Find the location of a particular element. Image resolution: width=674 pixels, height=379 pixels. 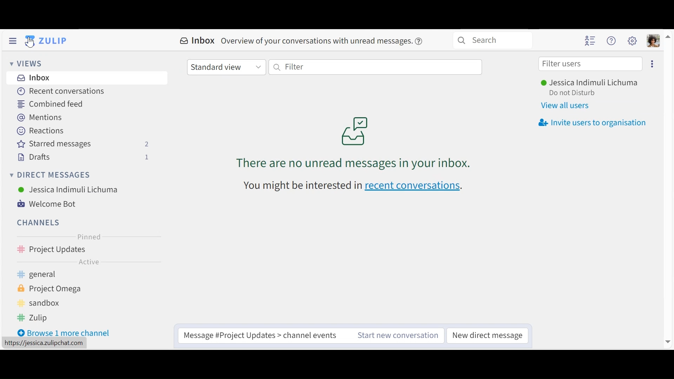

Inbox Overview of your conversations with unread messages. is located at coordinates (295, 40).